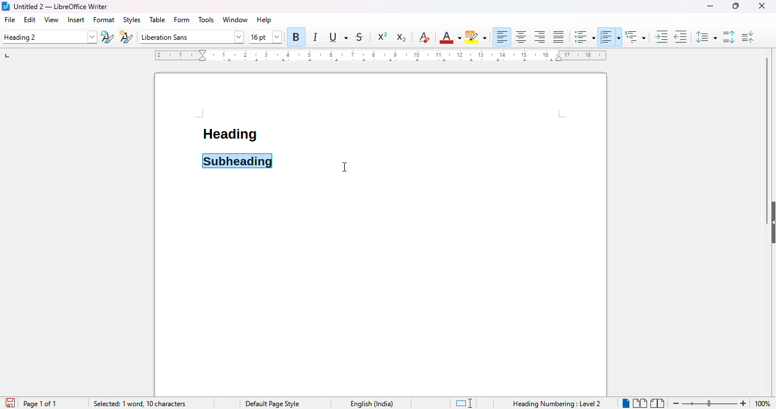  I want to click on superscript, so click(383, 36).